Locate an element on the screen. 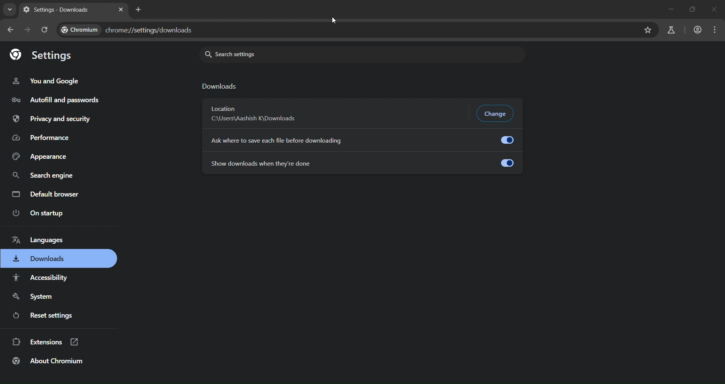 This screenshot has width=725, height=384. reset settings is located at coordinates (45, 315).